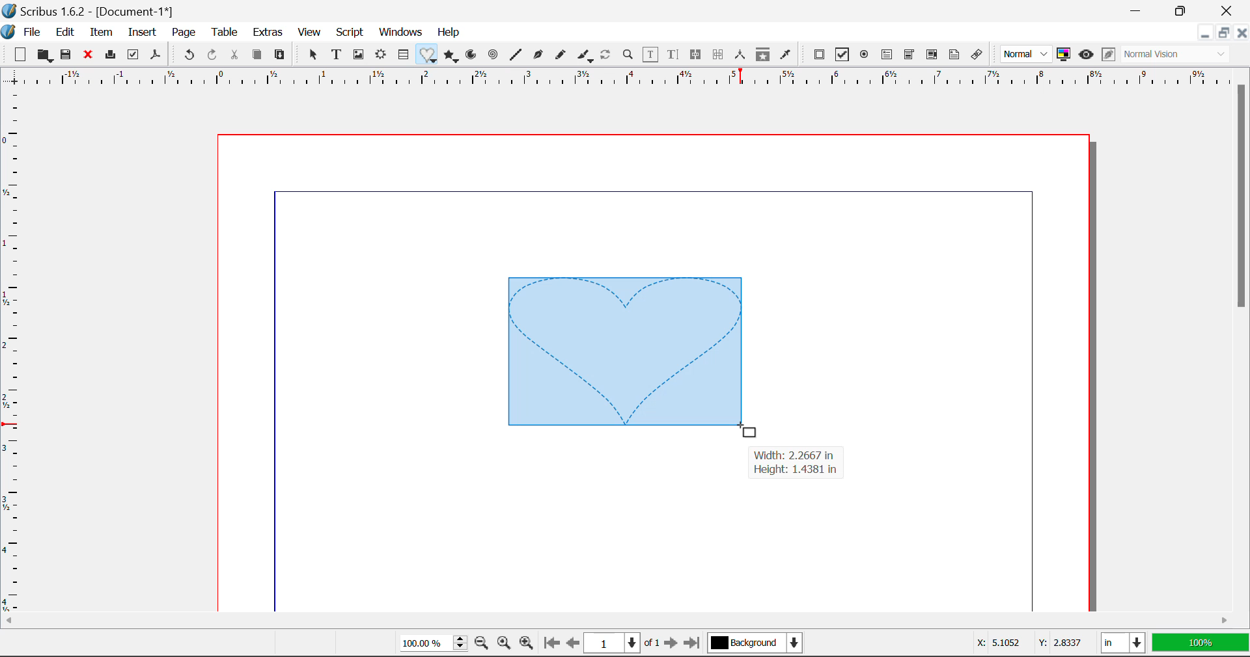 The width and height of the screenshot is (1250, 657). I want to click on Copy, so click(257, 55).